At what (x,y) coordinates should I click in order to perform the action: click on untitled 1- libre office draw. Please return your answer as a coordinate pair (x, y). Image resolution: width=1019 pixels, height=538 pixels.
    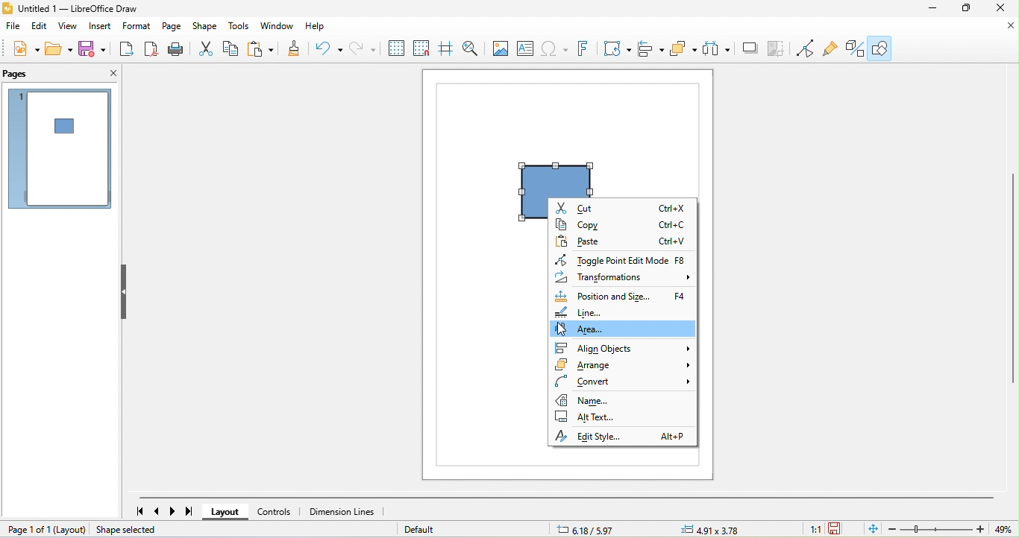
    Looking at the image, I should click on (76, 10).